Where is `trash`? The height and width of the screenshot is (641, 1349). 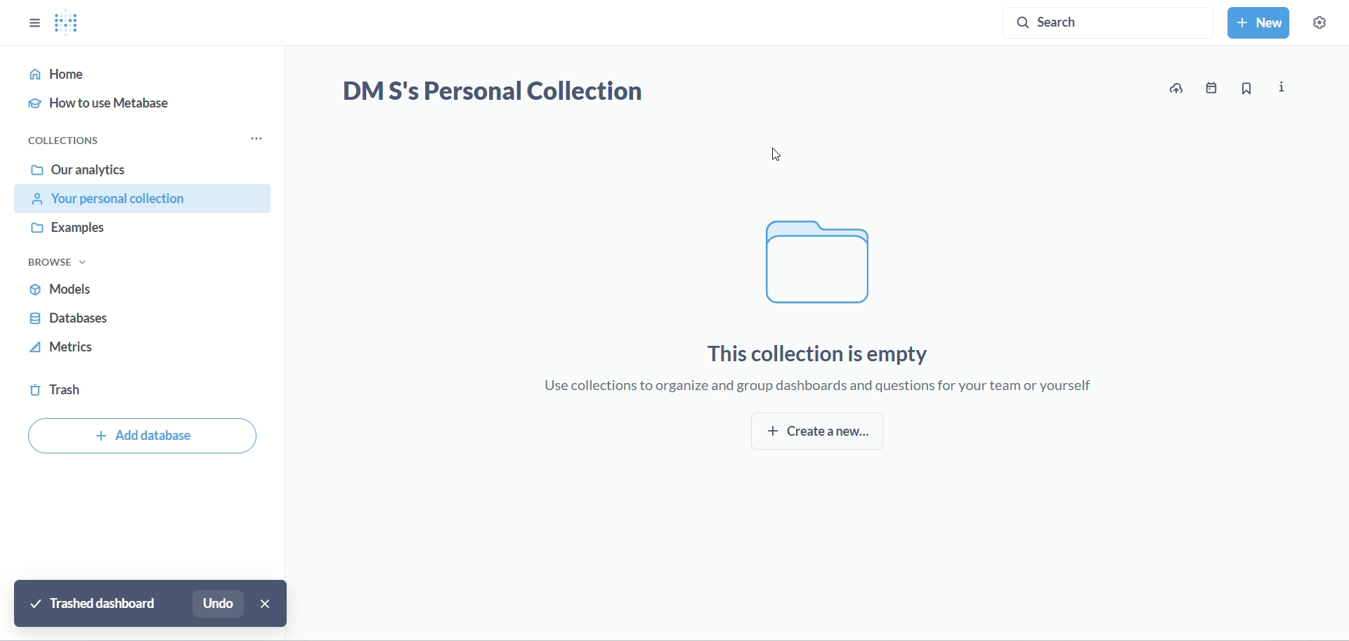
trash is located at coordinates (60, 393).